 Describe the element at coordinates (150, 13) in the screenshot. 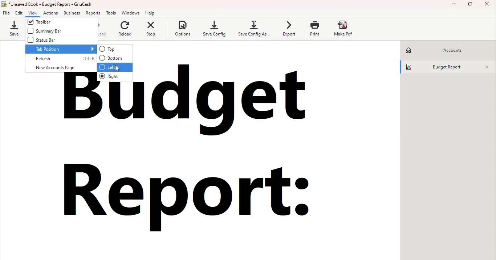

I see `Help` at that location.